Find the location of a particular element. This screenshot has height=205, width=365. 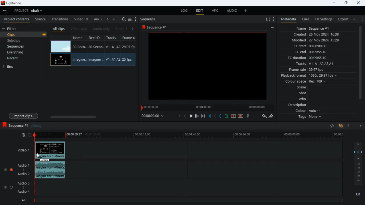

more is located at coordinates (348, 126).